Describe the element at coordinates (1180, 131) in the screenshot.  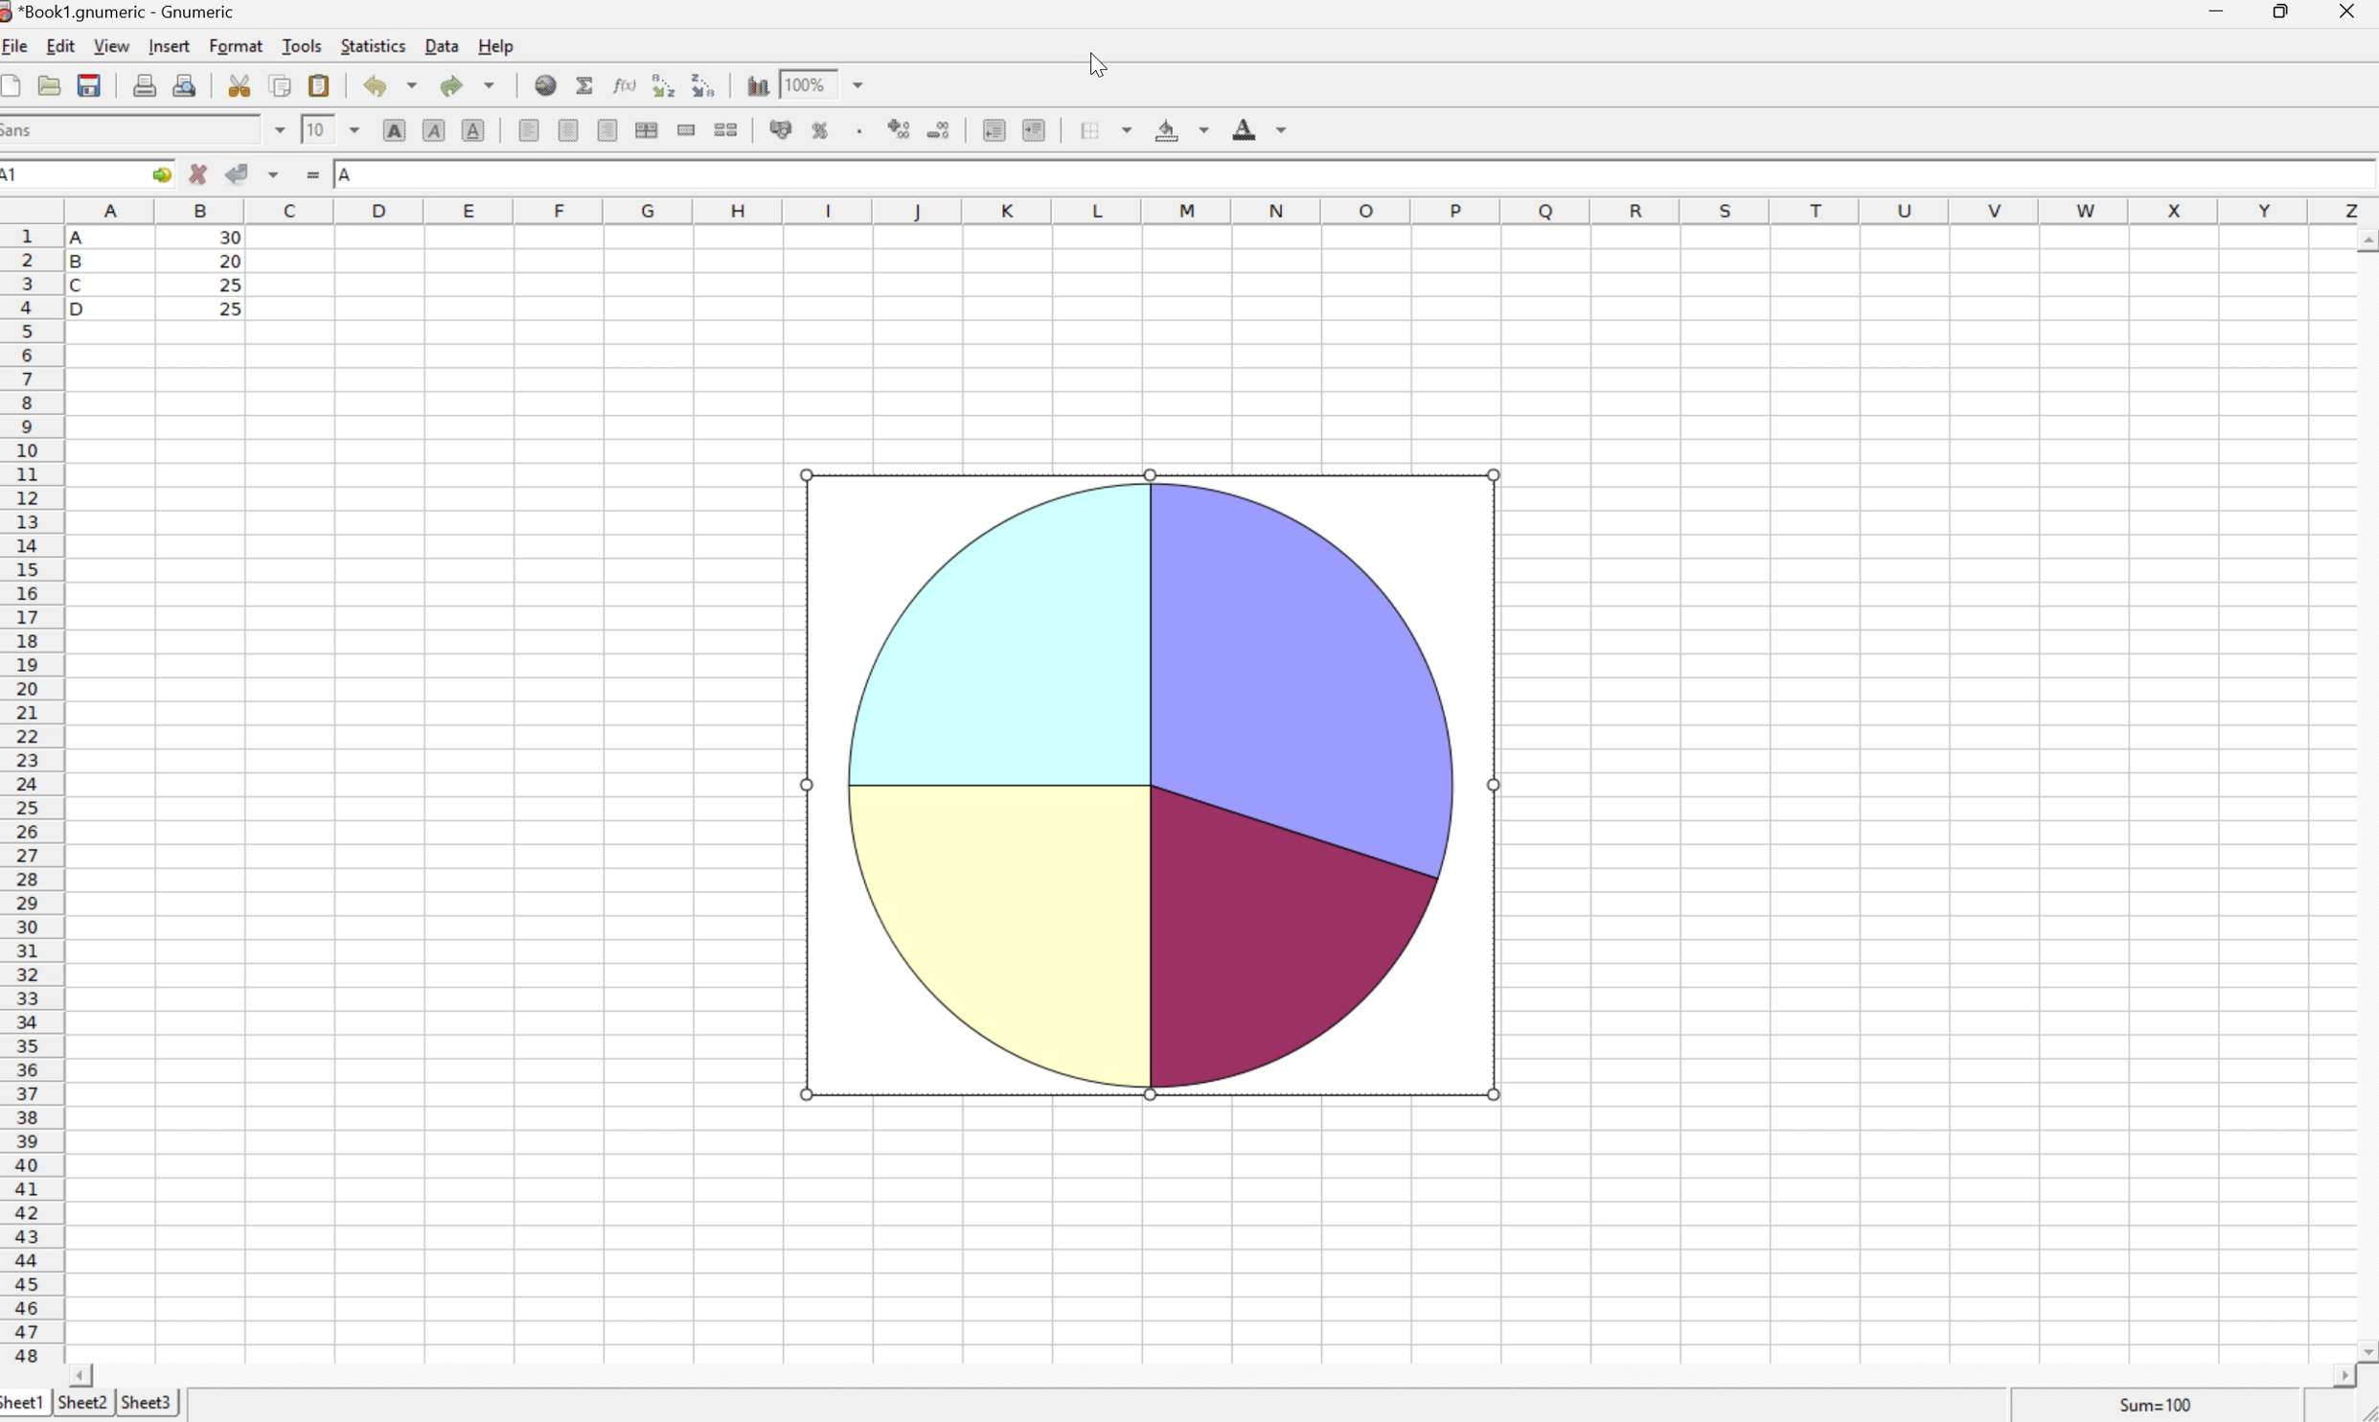
I see `Background` at that location.